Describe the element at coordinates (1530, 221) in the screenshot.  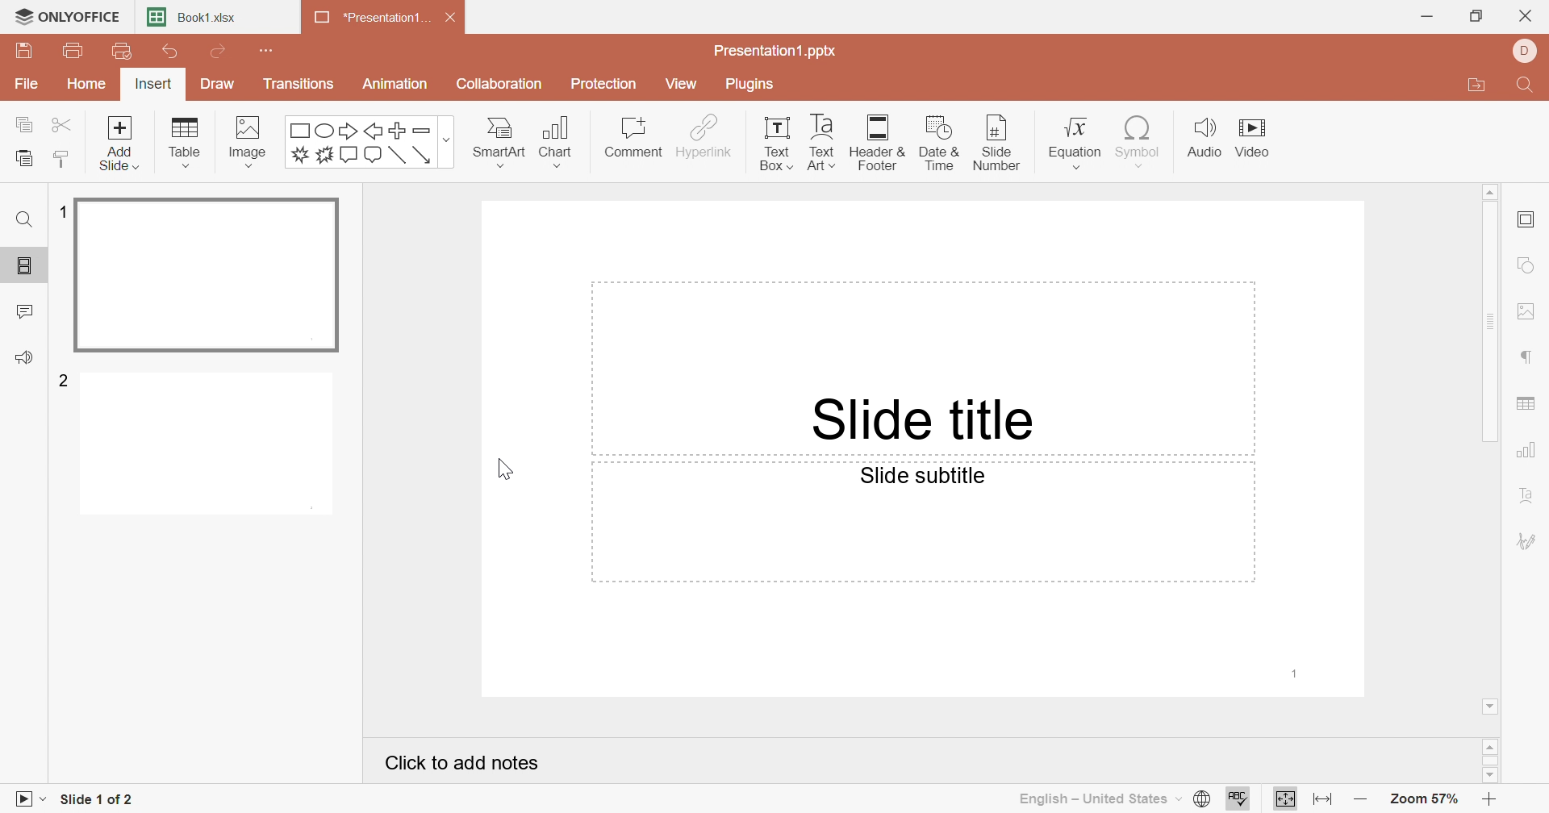
I see `Slide settings` at that location.